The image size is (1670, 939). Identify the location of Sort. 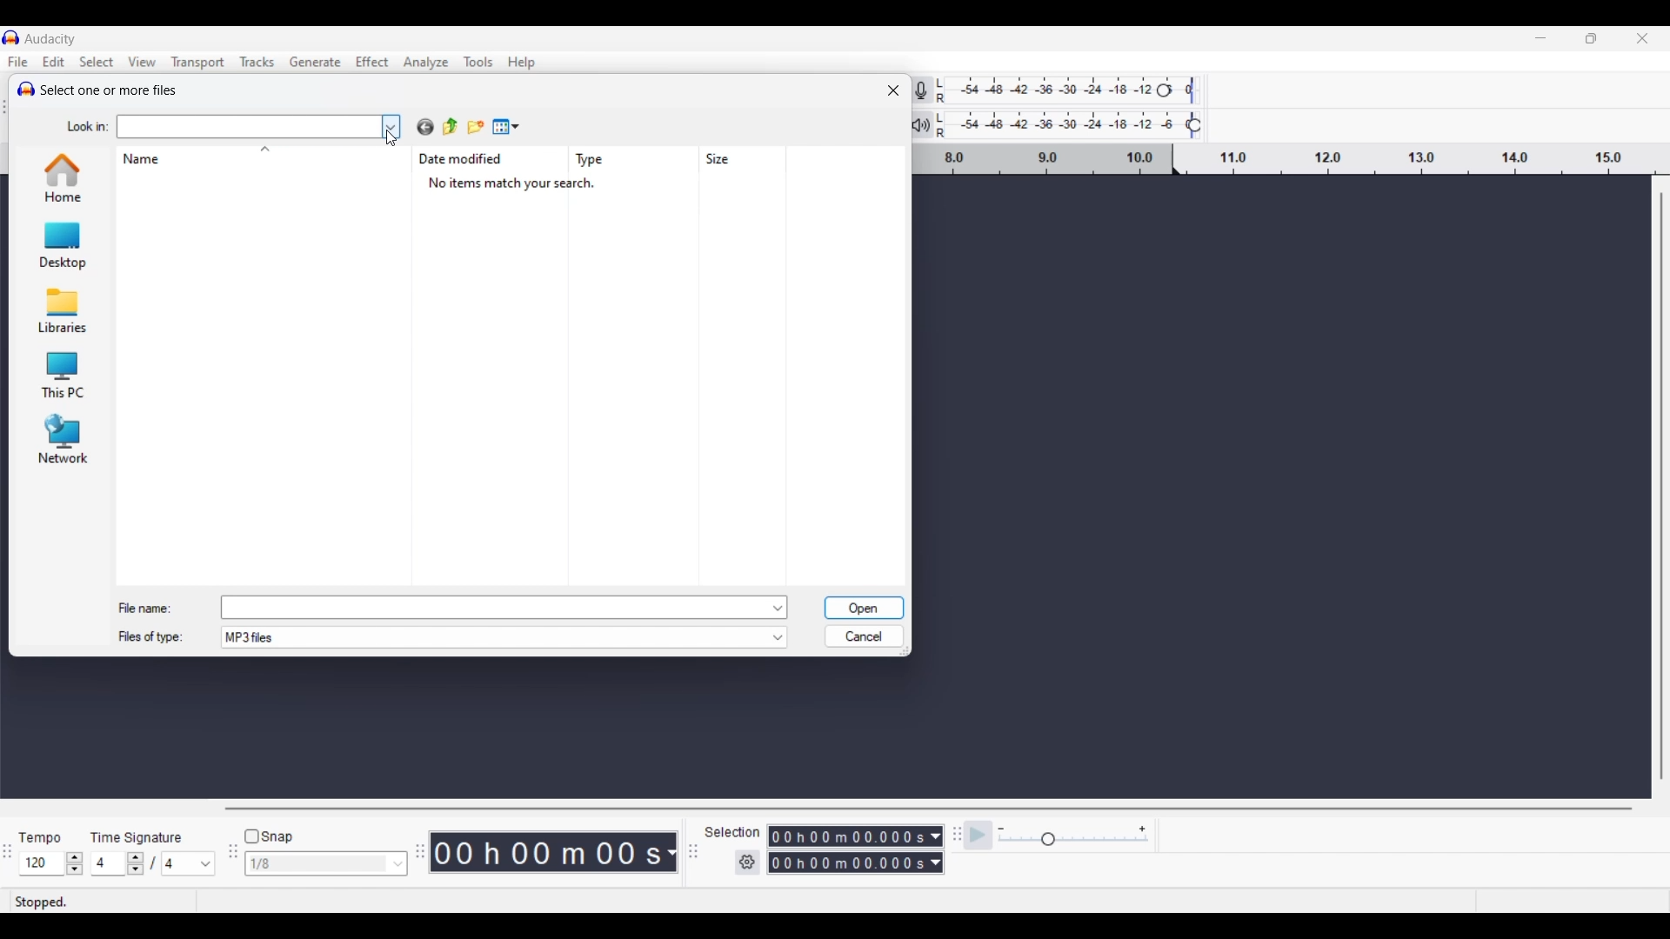
(265, 149).